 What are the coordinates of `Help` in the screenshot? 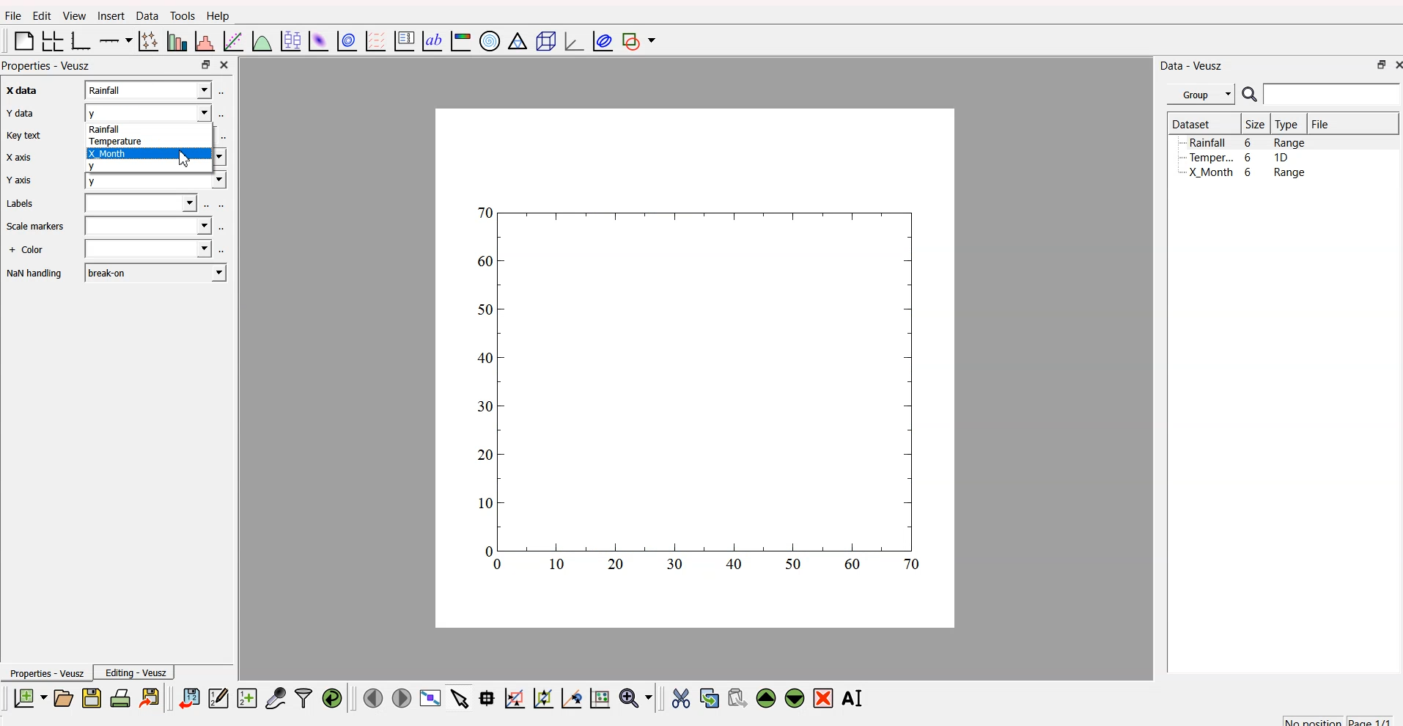 It's located at (218, 15).